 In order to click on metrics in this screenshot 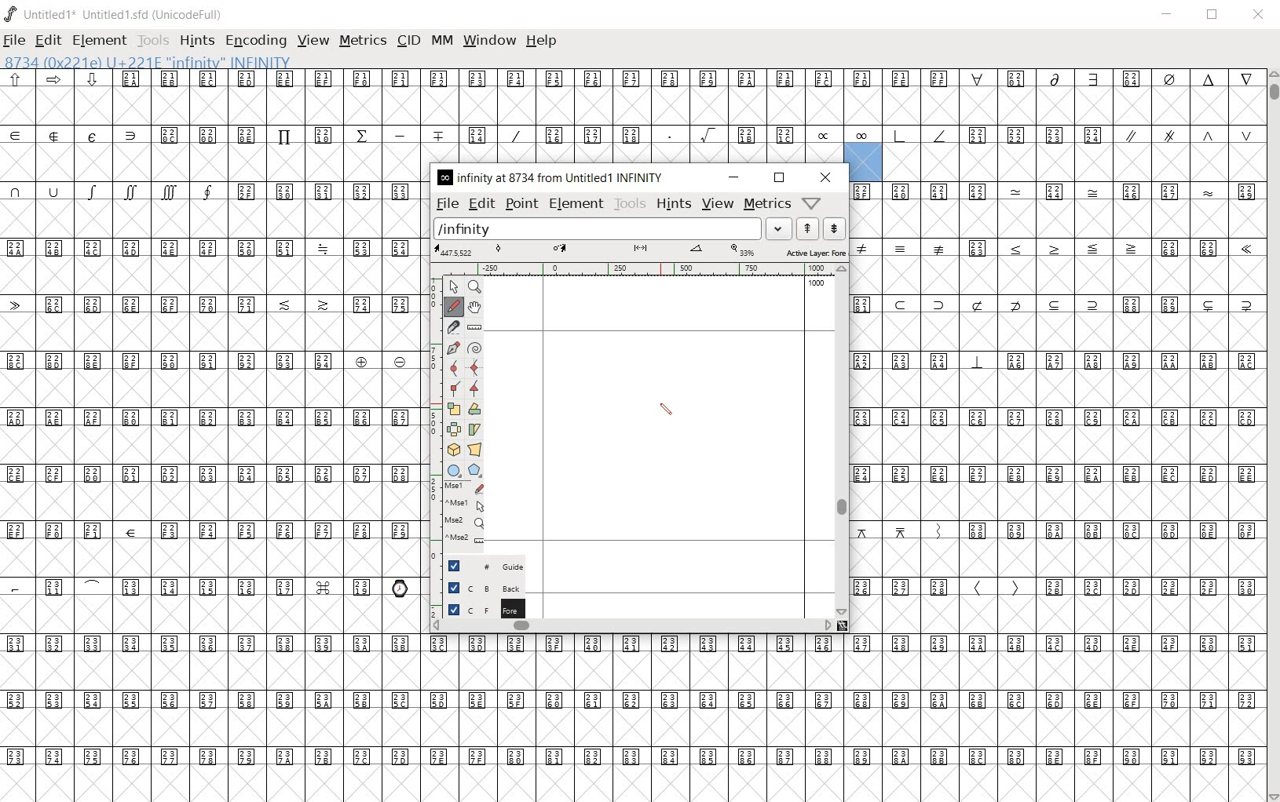, I will do `click(364, 40)`.